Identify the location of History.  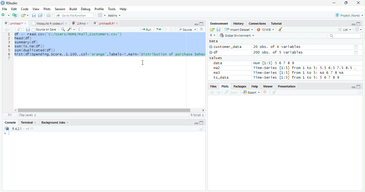
(239, 24).